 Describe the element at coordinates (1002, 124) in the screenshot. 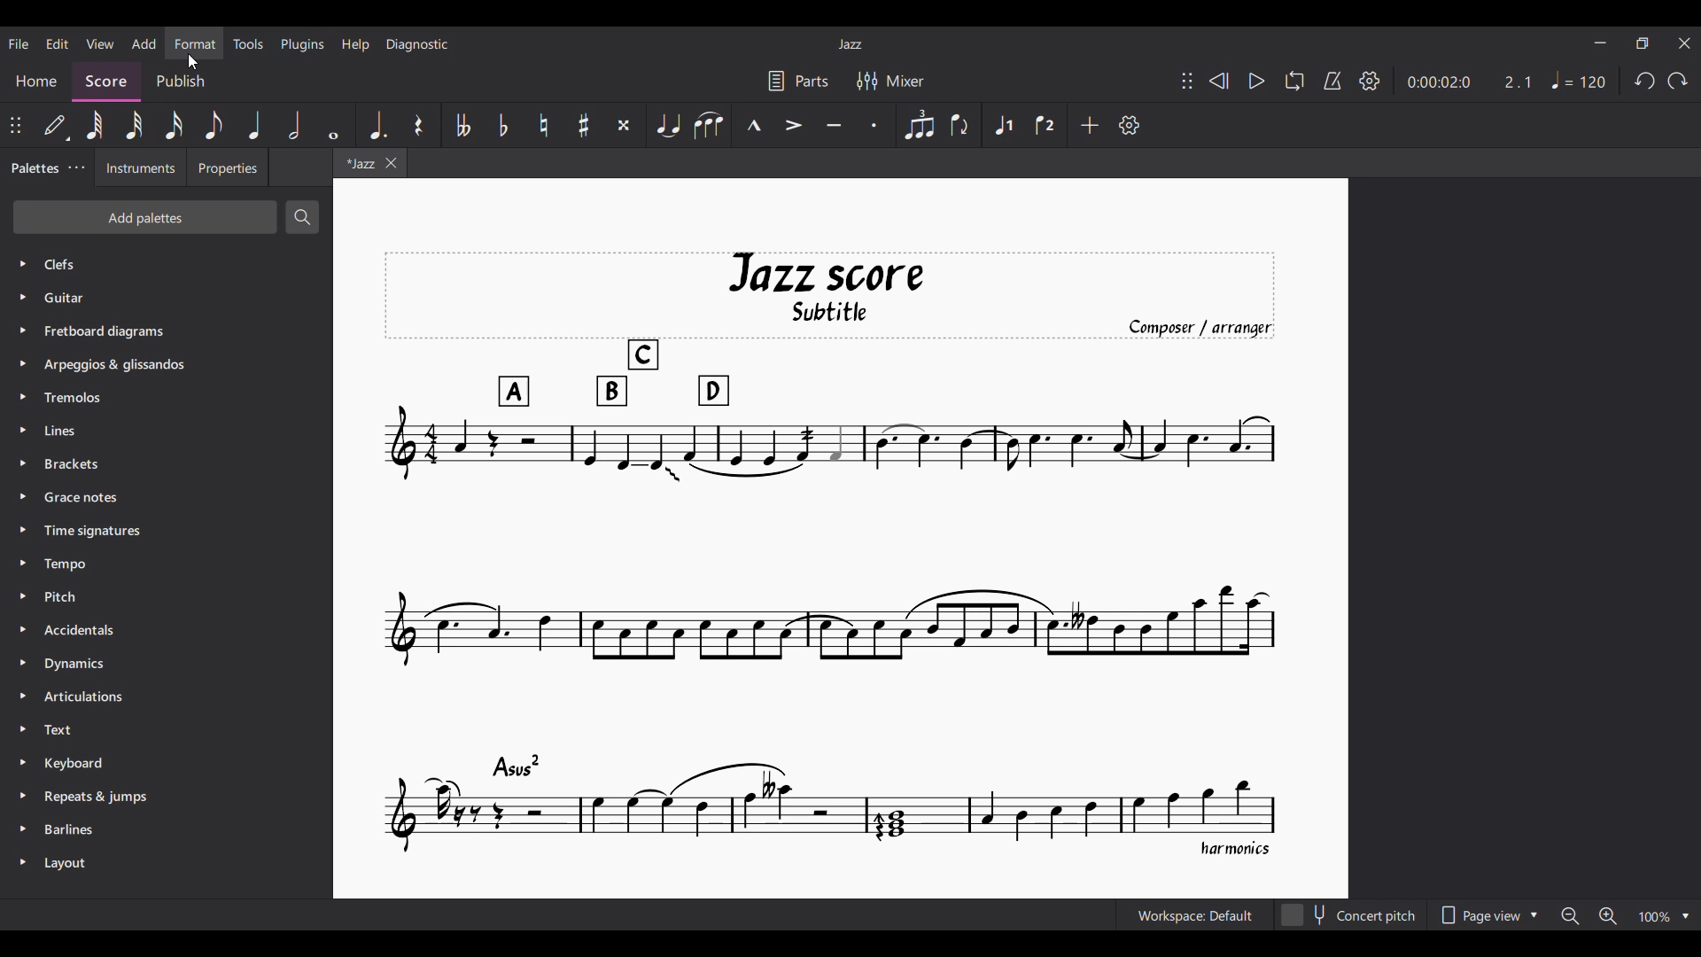

I see `Voice 1` at that location.